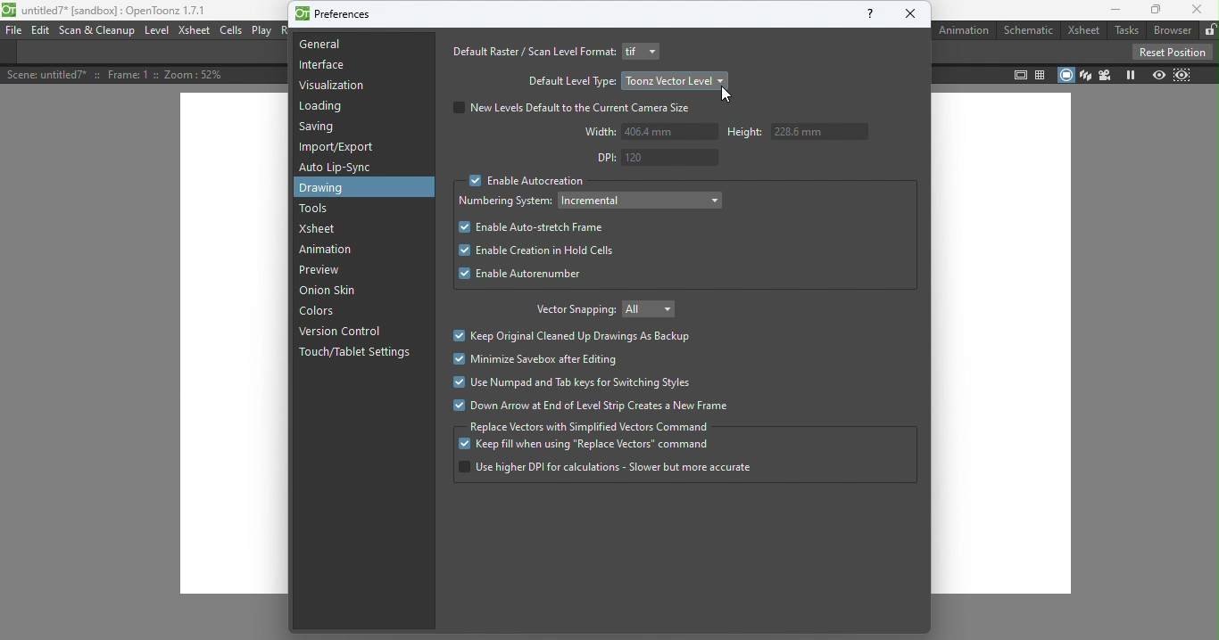  What do you see at coordinates (655, 158) in the screenshot?
I see `DPI` at bounding box center [655, 158].